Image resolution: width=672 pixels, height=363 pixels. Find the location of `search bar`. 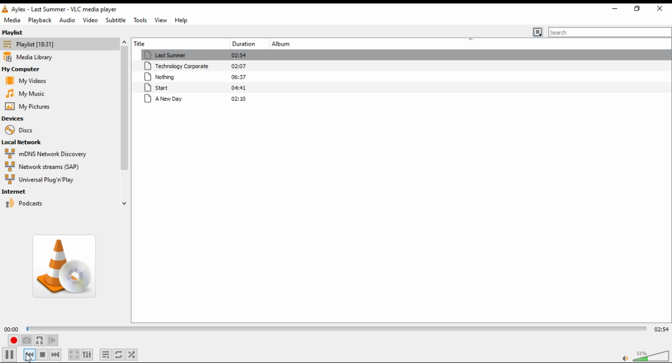

search bar is located at coordinates (610, 32).